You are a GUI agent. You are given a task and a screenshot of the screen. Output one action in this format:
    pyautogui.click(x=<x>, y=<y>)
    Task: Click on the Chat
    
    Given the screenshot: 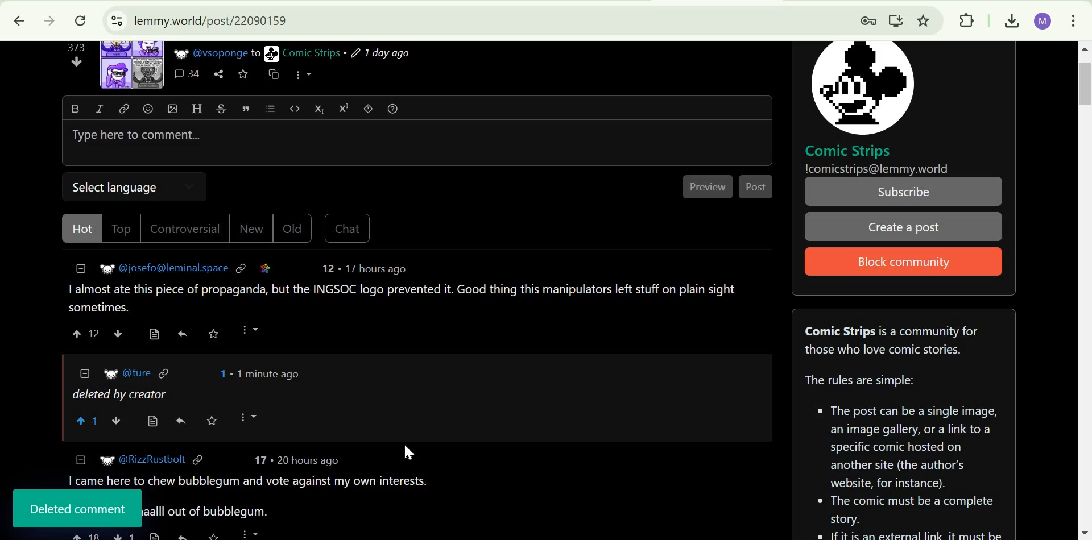 What is the action you would take?
    pyautogui.click(x=347, y=229)
    